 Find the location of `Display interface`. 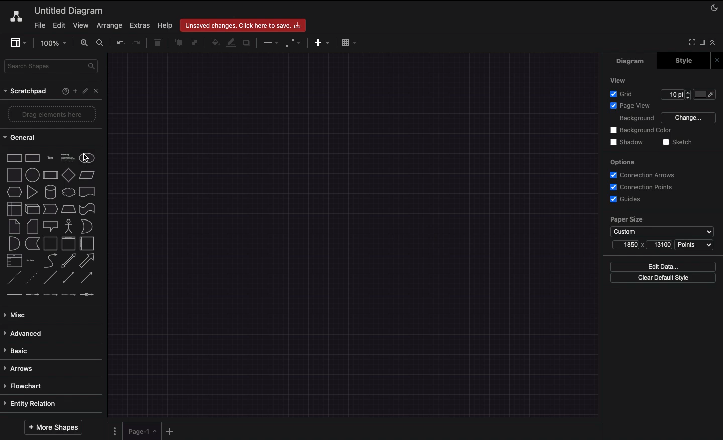

Display interface is located at coordinates (355, 237).